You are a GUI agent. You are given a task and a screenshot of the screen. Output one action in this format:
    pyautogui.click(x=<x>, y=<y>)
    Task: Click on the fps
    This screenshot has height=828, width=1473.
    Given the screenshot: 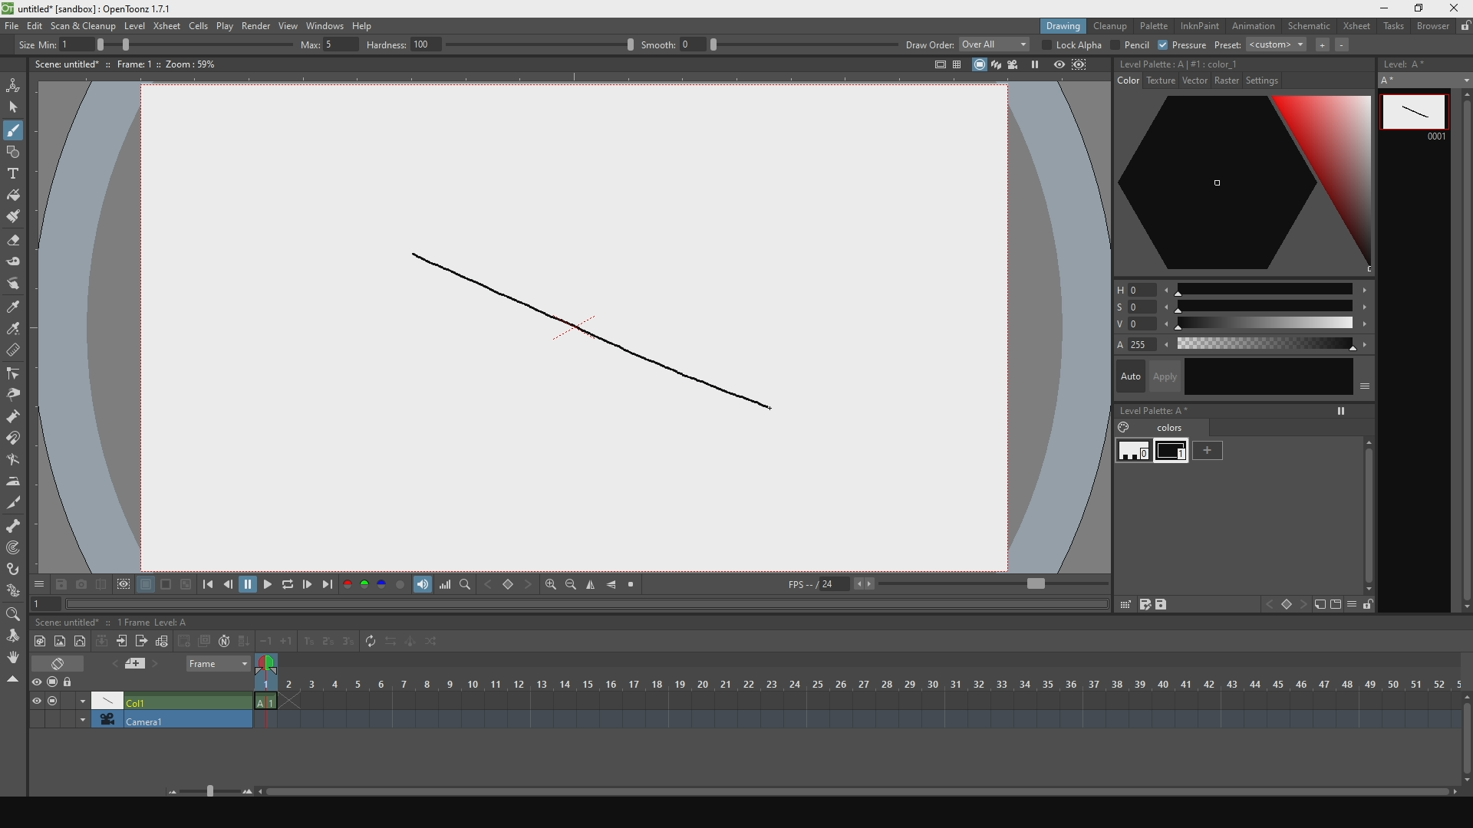 What is the action you would take?
    pyautogui.click(x=948, y=584)
    